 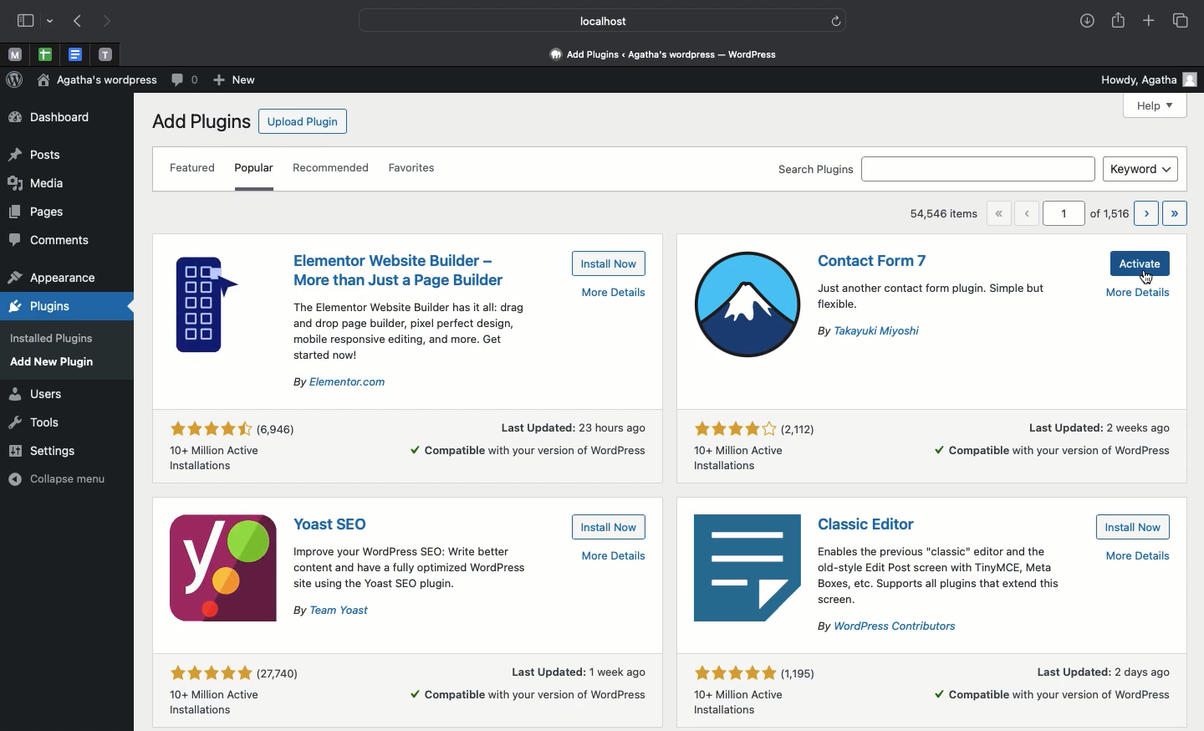 What do you see at coordinates (875, 261) in the screenshot?
I see `Contact form 7` at bounding box center [875, 261].